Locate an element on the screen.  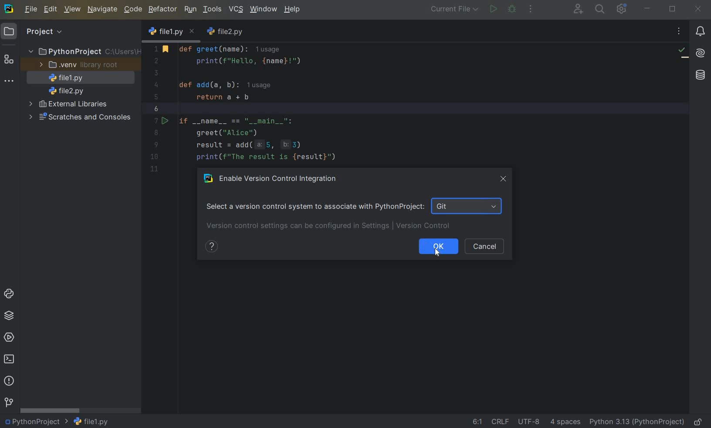
line number is located at coordinates (157, 109).